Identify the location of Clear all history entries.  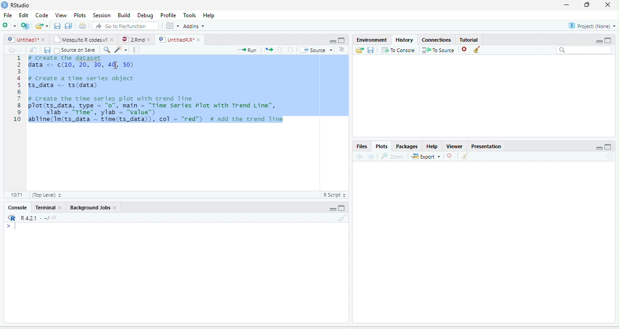
(477, 49).